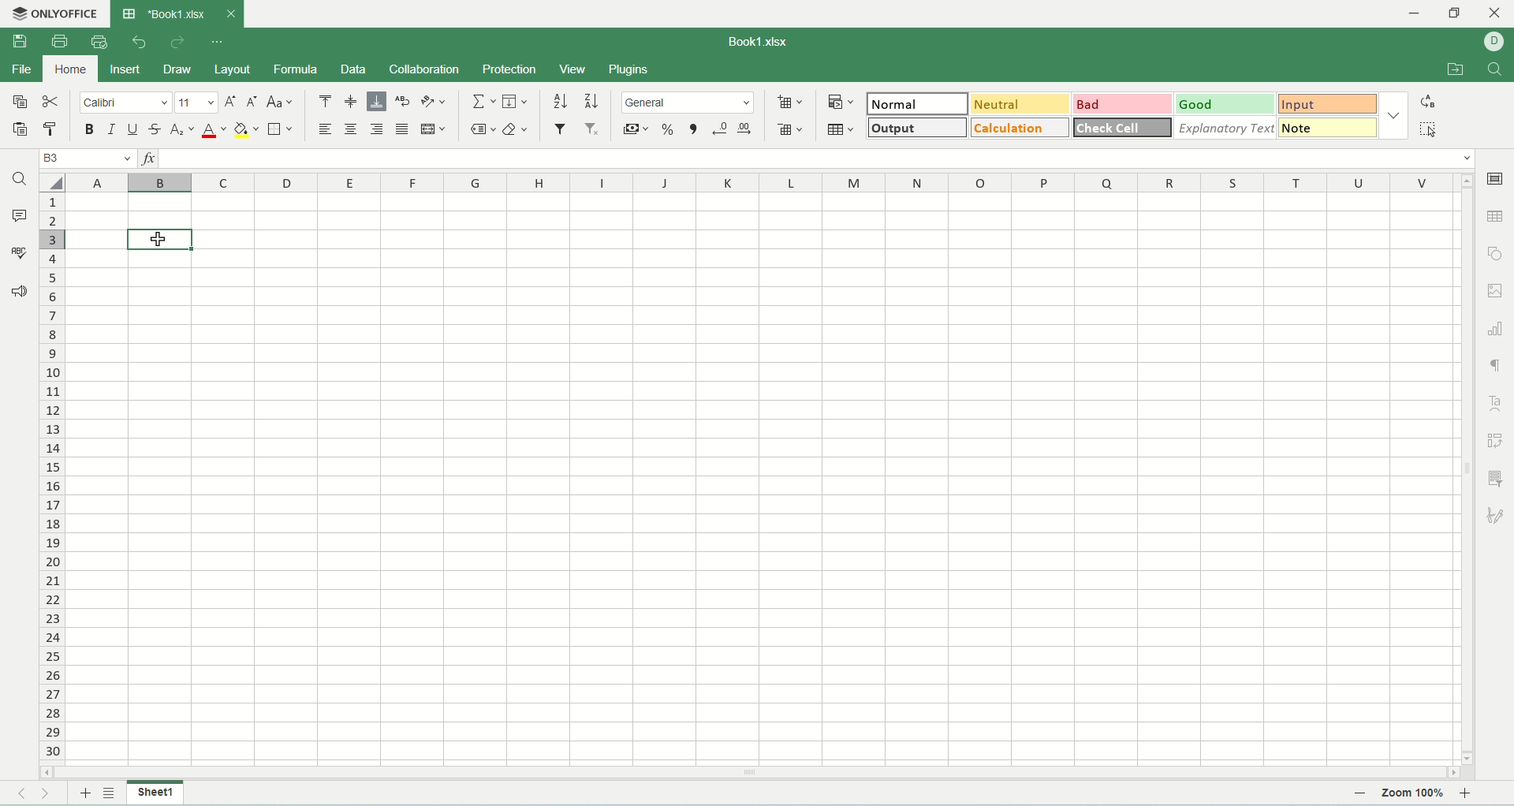  What do you see at coordinates (376, 128) in the screenshot?
I see `align right` at bounding box center [376, 128].